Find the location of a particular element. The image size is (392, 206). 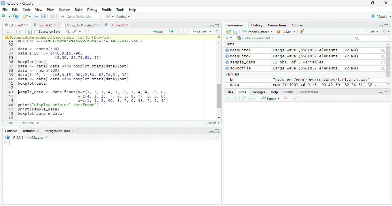

Large wave (5501952 elements, 22 MB) is located at coordinates (317, 57).